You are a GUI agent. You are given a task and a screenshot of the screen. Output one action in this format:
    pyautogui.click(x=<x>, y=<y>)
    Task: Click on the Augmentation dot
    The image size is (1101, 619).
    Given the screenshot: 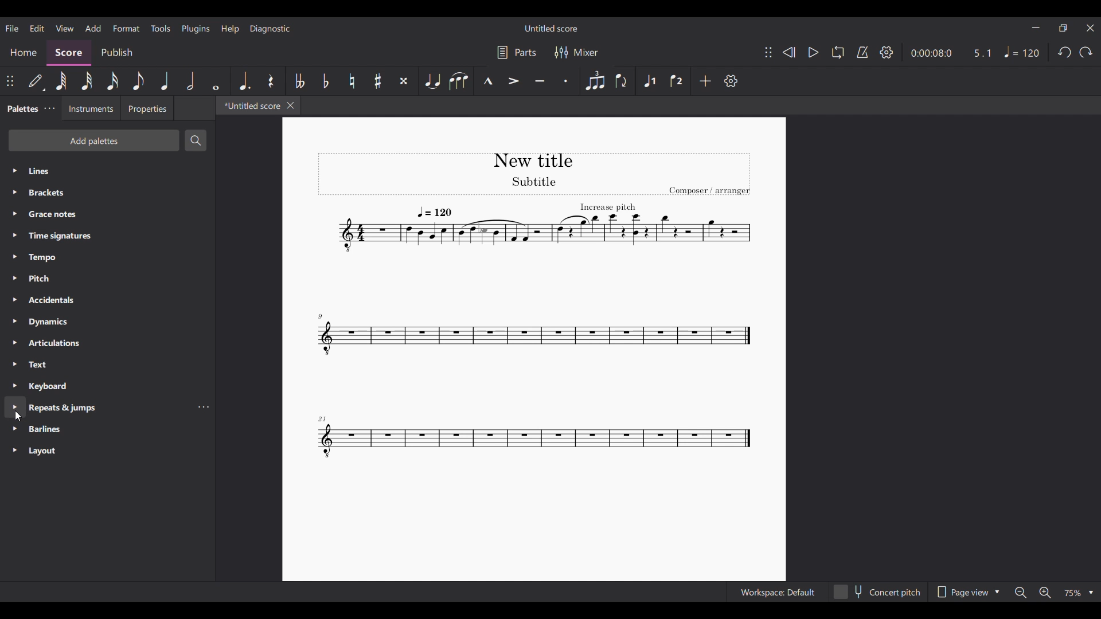 What is the action you would take?
    pyautogui.click(x=244, y=81)
    